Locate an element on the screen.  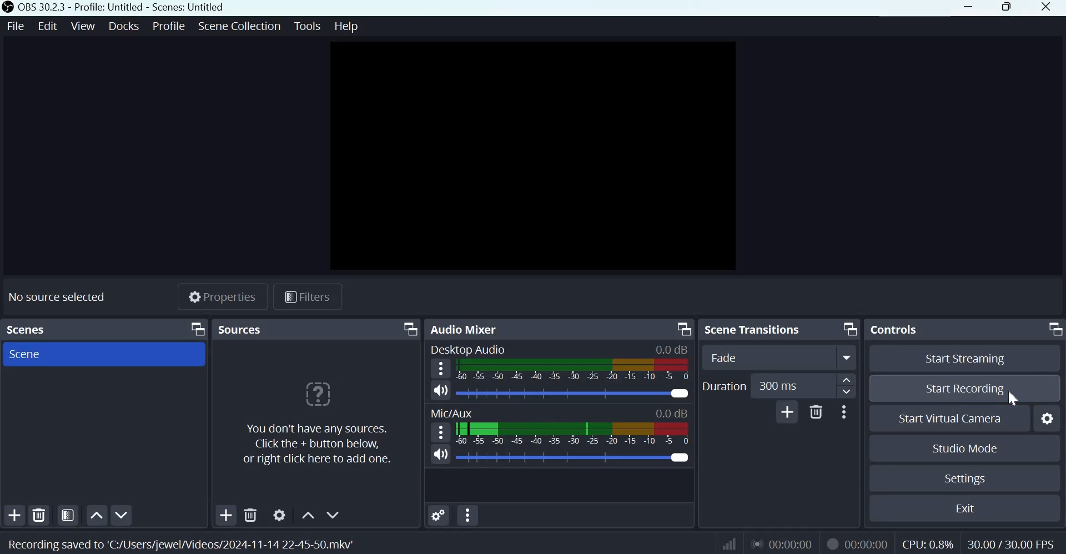
Move source(s) down is located at coordinates (333, 515).